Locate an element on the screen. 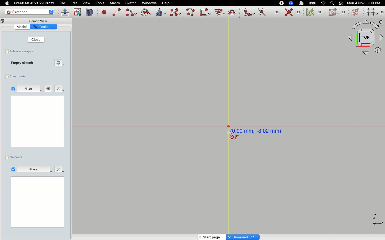  Battery is located at coordinates (313, 3).